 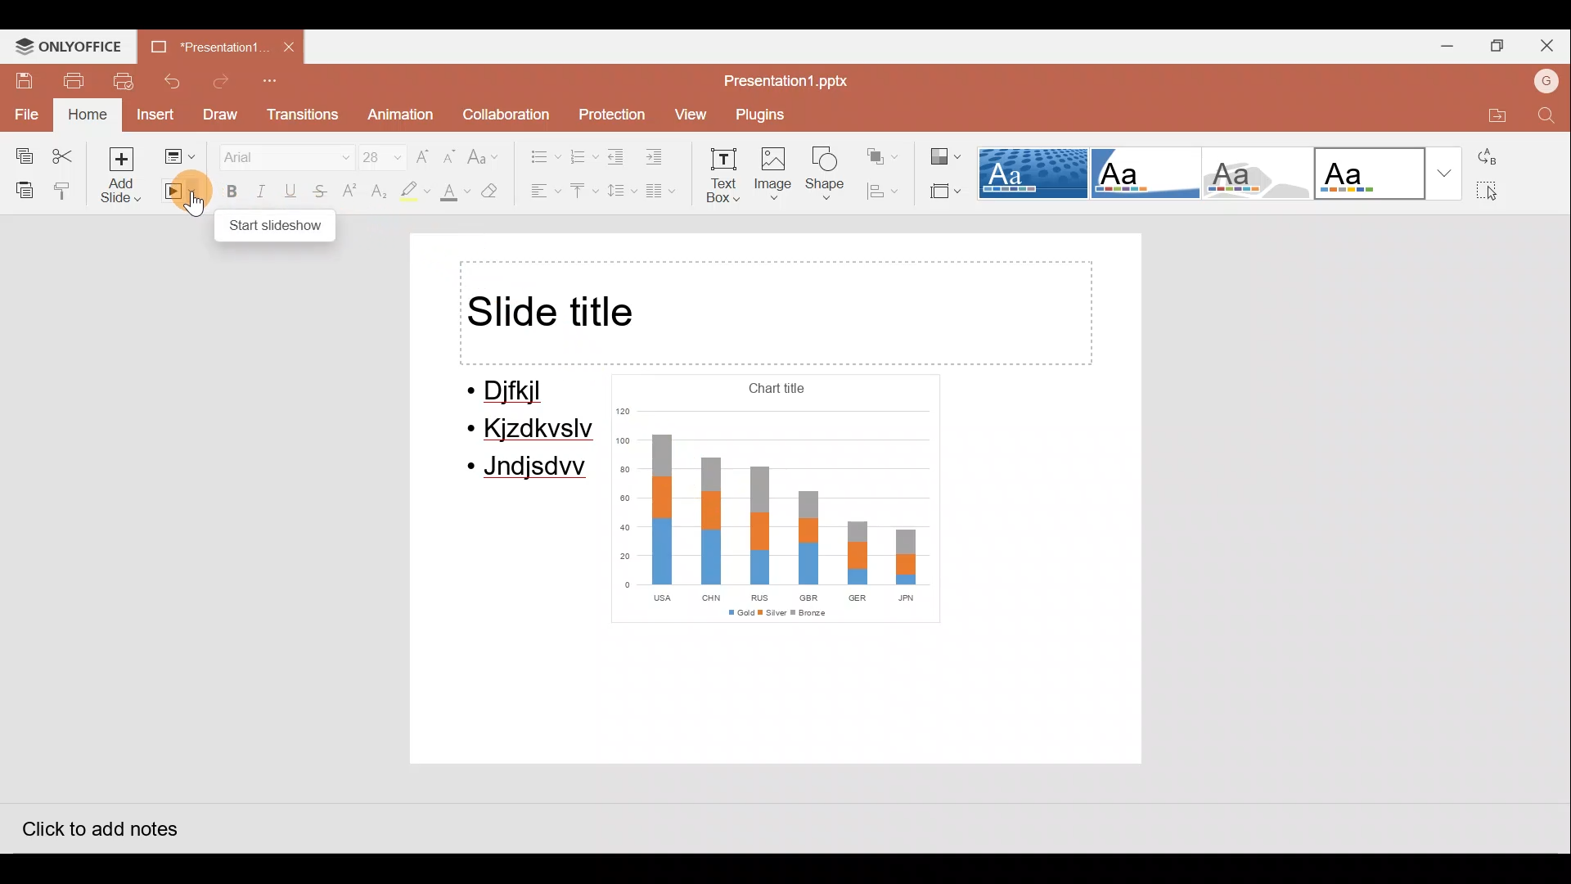 What do you see at coordinates (275, 226) in the screenshot?
I see `start slideshow` at bounding box center [275, 226].